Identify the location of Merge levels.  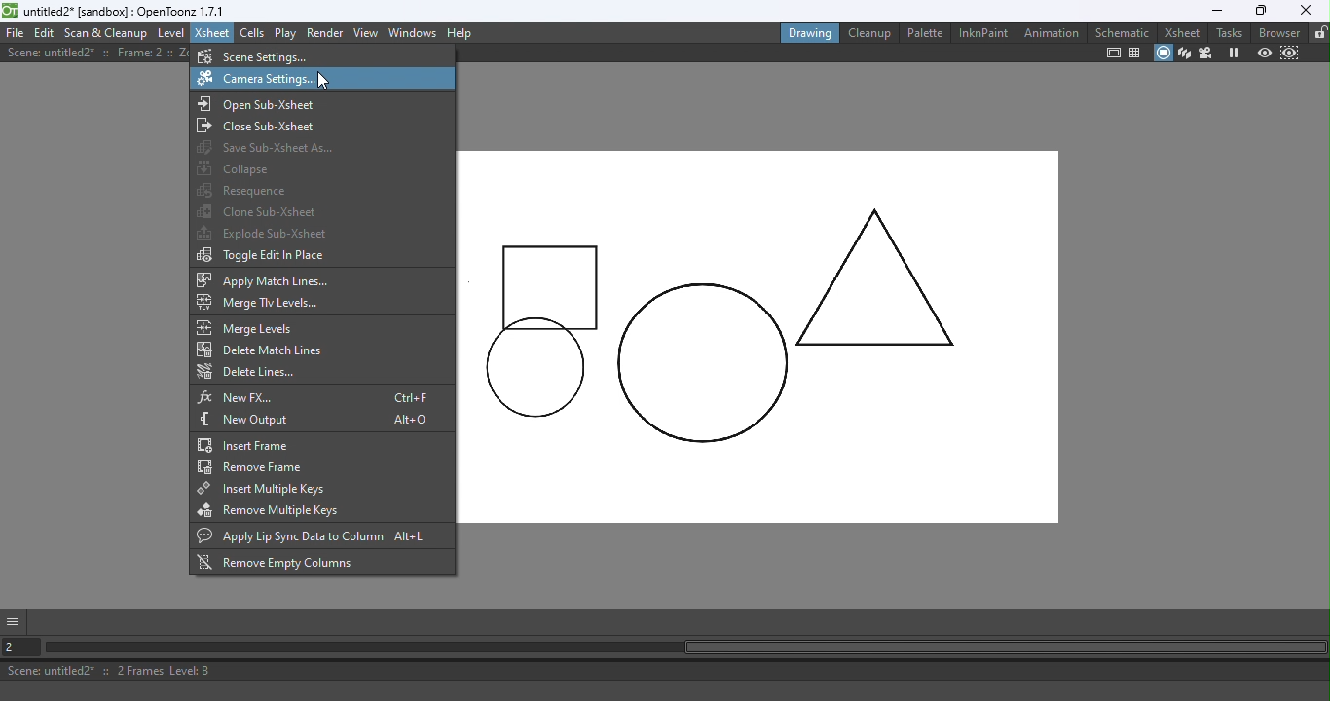
(249, 328).